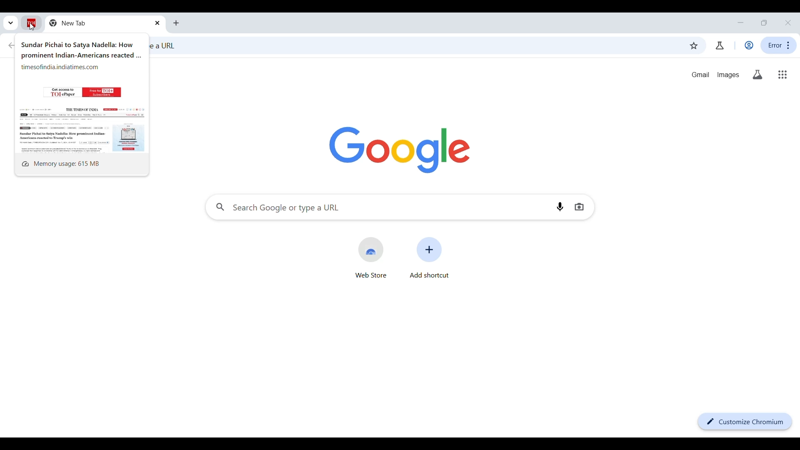 Image resolution: width=800 pixels, height=450 pixels. What do you see at coordinates (430, 257) in the screenshot?
I see `Add shortcut to other sites` at bounding box center [430, 257].